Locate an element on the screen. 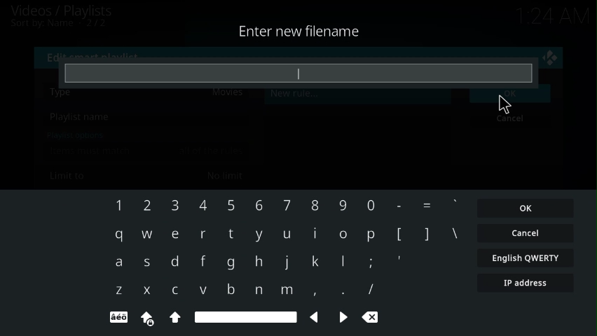  clear is located at coordinates (372, 317).